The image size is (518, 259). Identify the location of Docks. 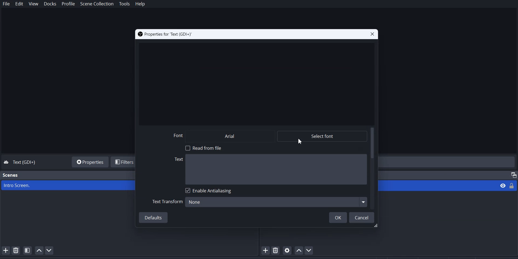
(50, 4).